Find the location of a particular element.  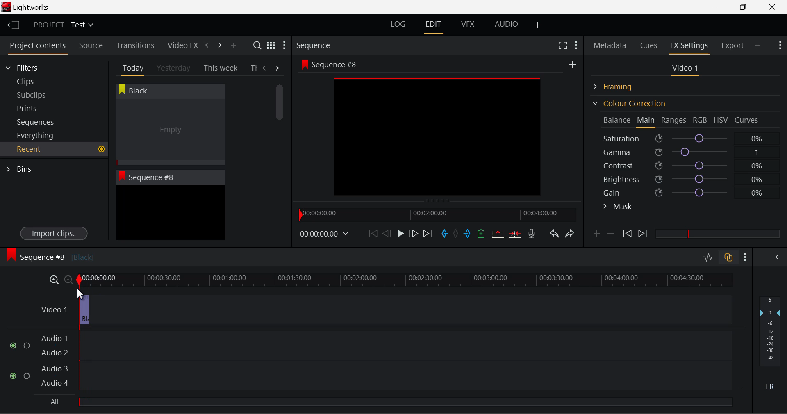

Project contents is located at coordinates (37, 47).